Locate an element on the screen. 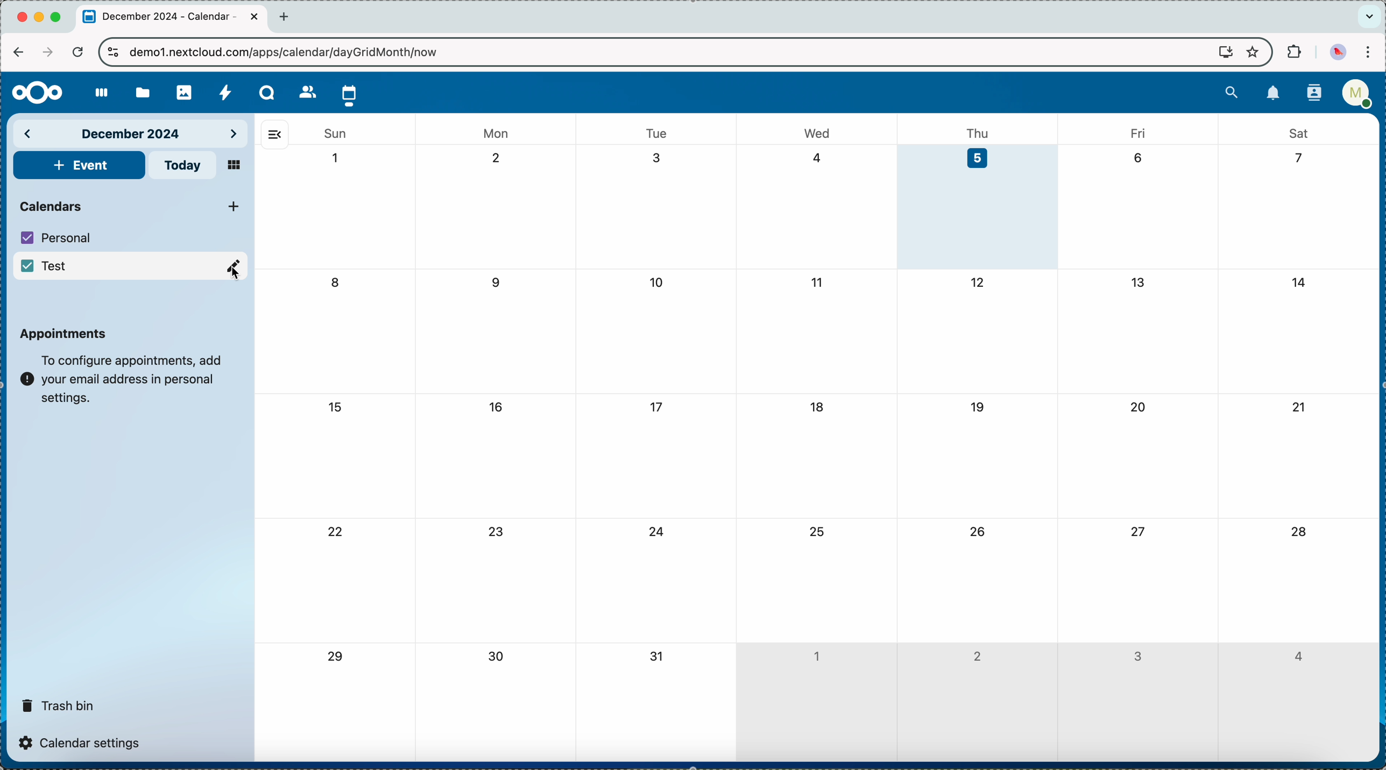 Image resolution: width=1386 pixels, height=770 pixels. mon is located at coordinates (497, 130).